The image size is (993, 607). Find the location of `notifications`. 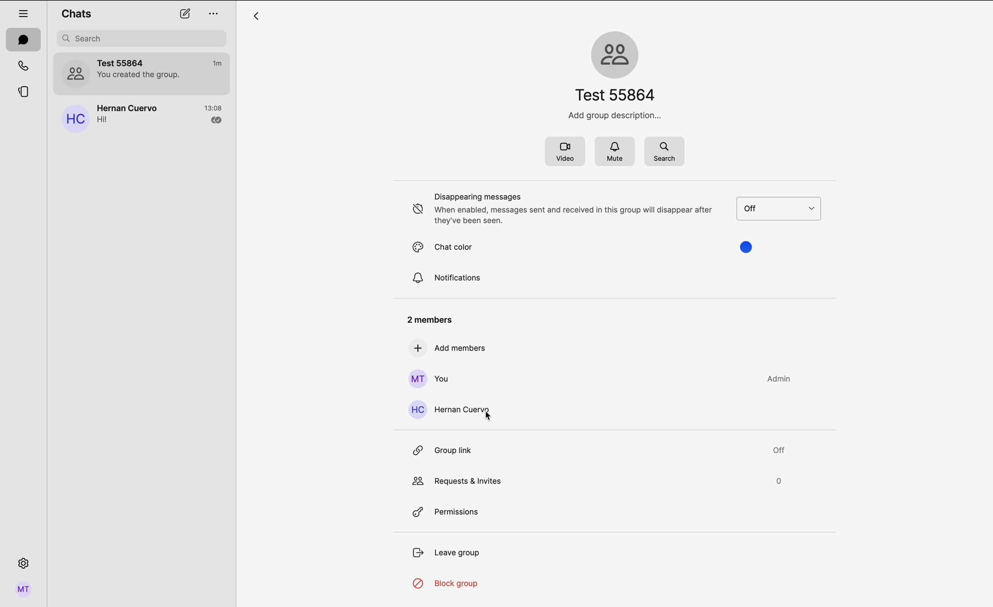

notifications is located at coordinates (446, 278).